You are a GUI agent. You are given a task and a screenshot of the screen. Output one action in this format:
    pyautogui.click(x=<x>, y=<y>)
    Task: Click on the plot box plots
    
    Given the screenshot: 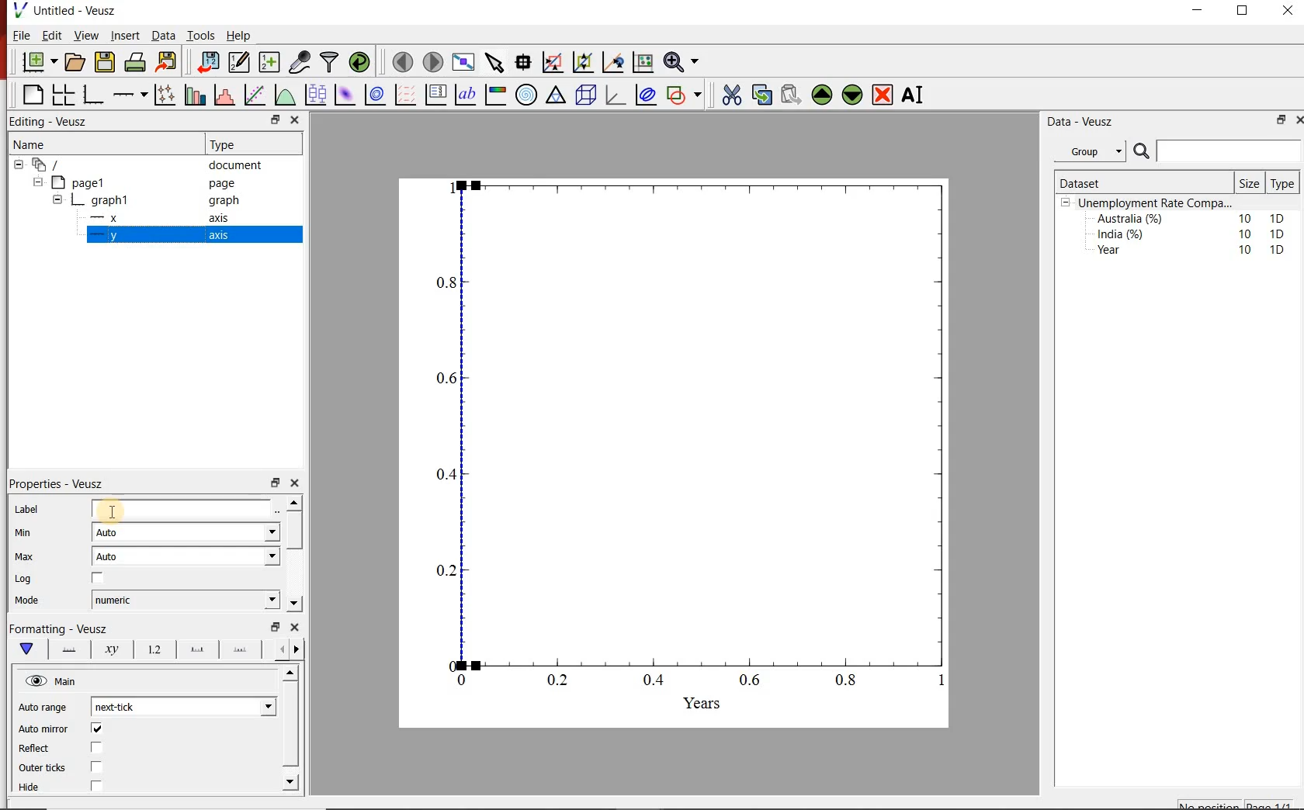 What is the action you would take?
    pyautogui.click(x=316, y=94)
    